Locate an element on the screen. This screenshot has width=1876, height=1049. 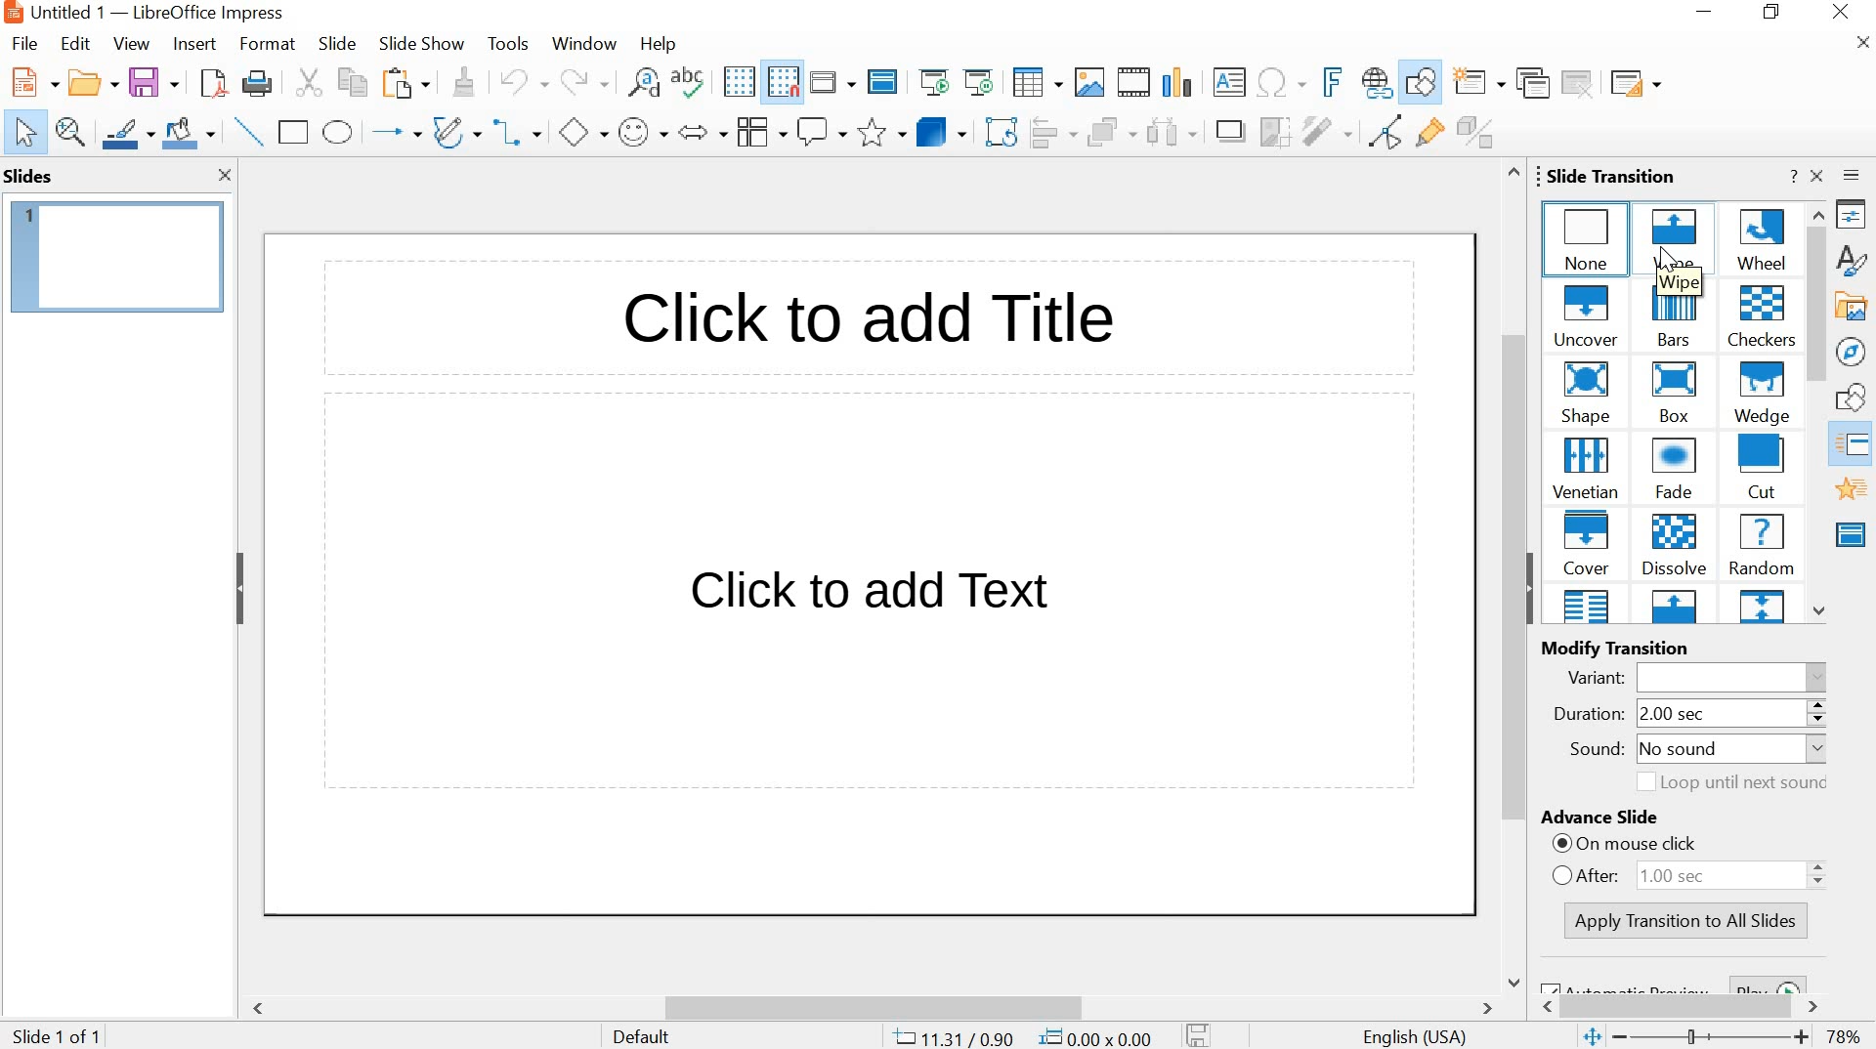
UNCOVER is located at coordinates (1590, 317).